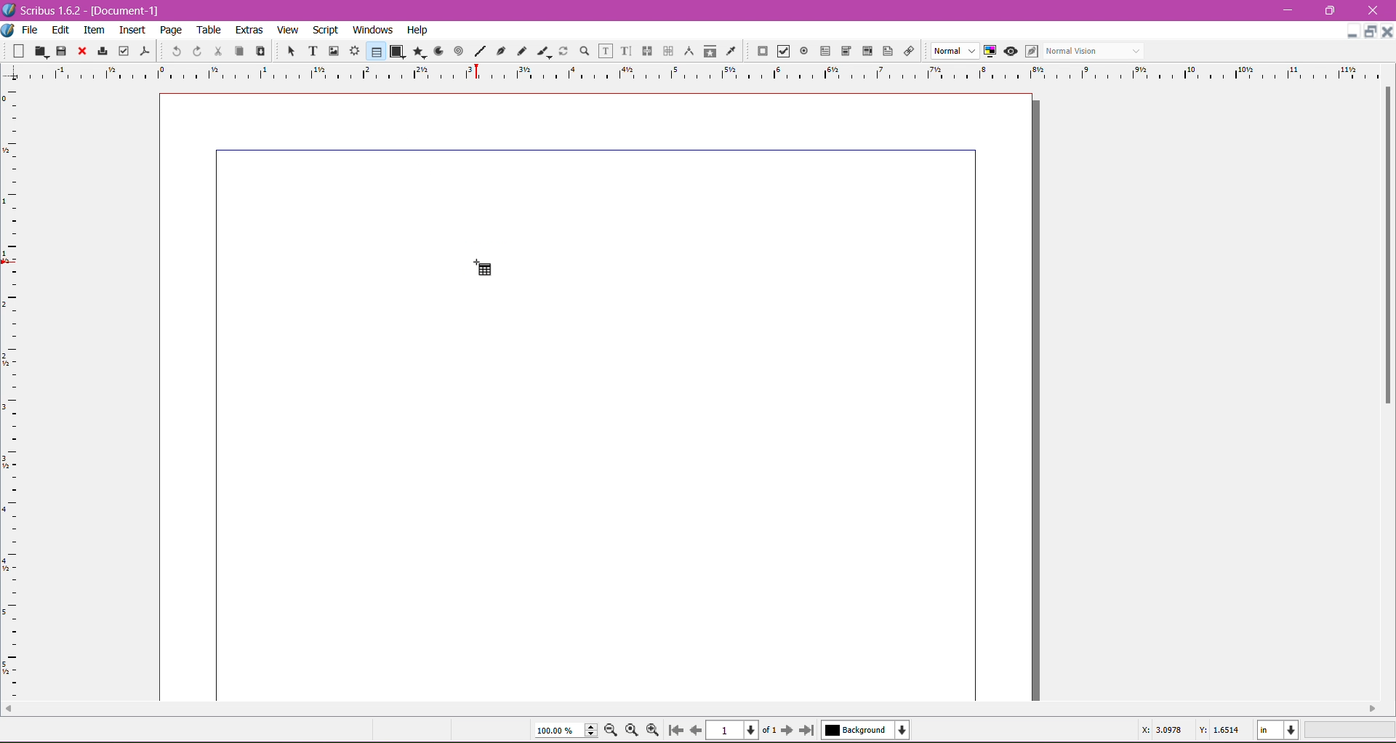 The width and height of the screenshot is (1396, 743). I want to click on Background, so click(869, 730).